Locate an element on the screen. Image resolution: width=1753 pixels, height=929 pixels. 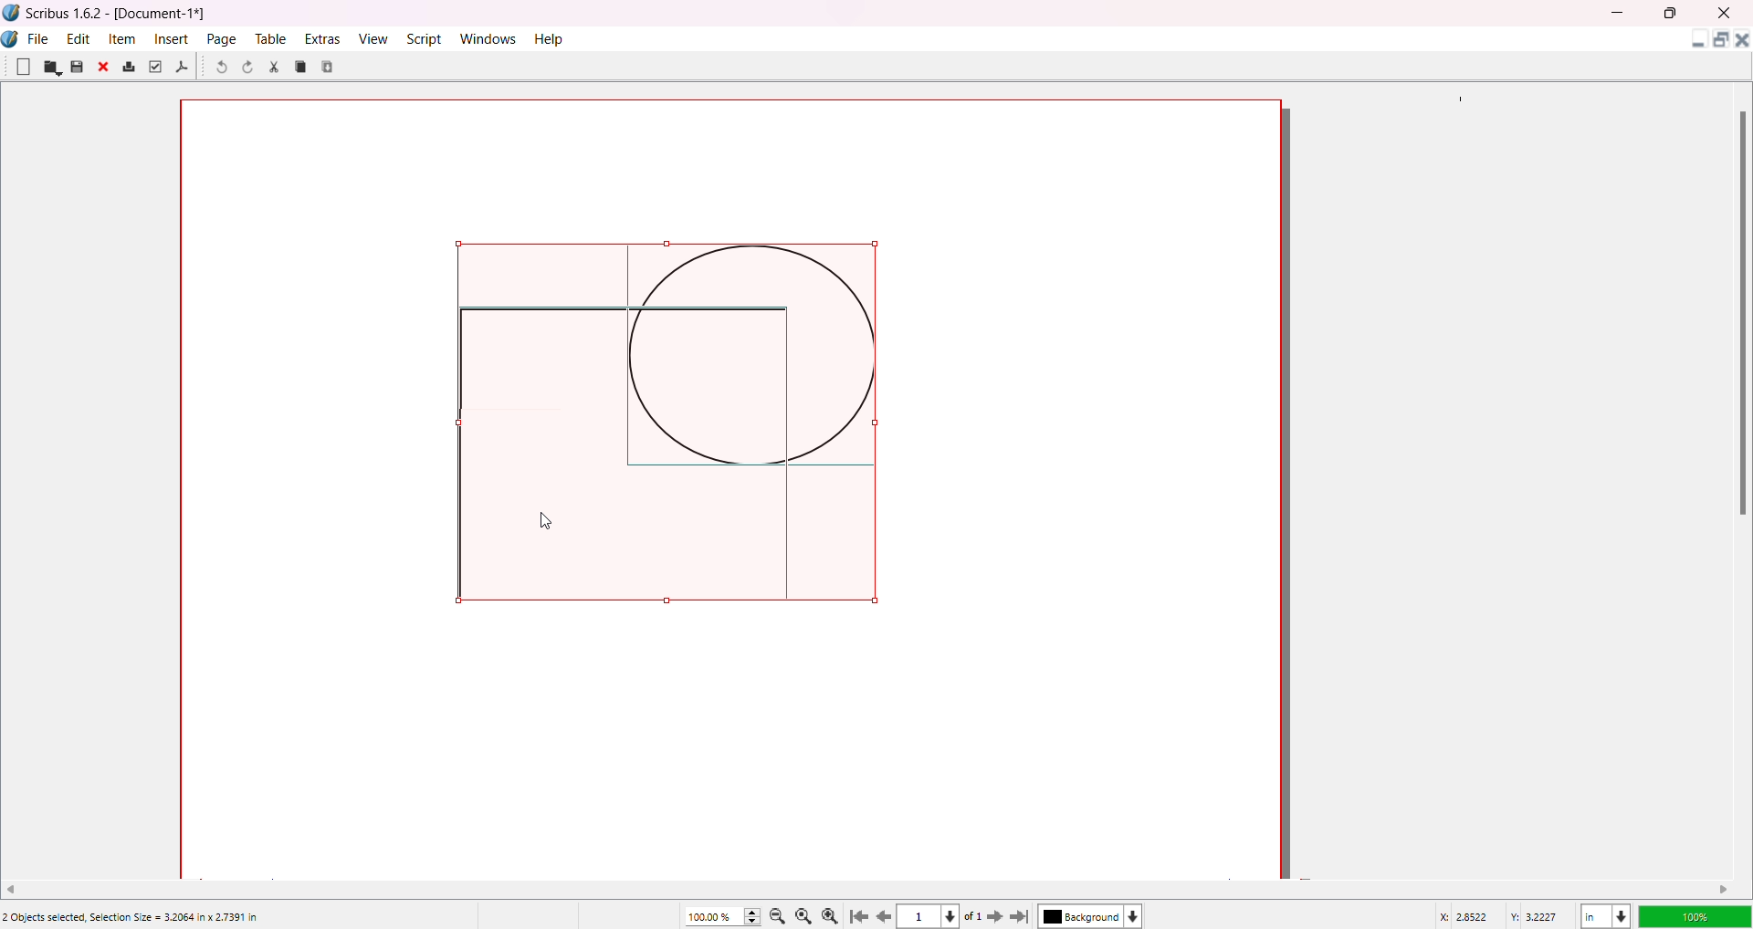
Cut is located at coordinates (274, 67).